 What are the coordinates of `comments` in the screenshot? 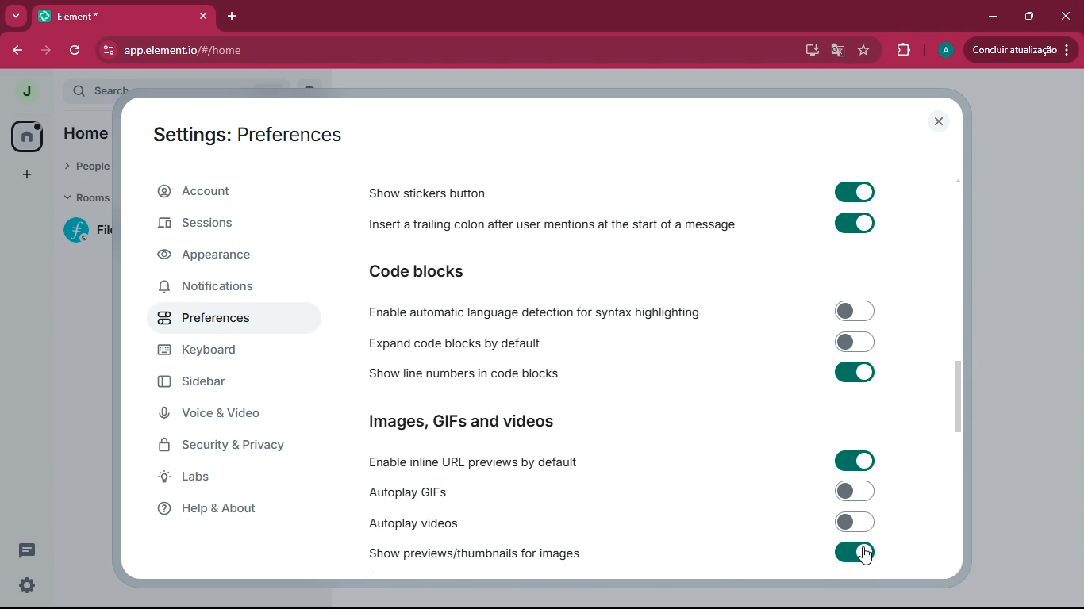 It's located at (29, 549).